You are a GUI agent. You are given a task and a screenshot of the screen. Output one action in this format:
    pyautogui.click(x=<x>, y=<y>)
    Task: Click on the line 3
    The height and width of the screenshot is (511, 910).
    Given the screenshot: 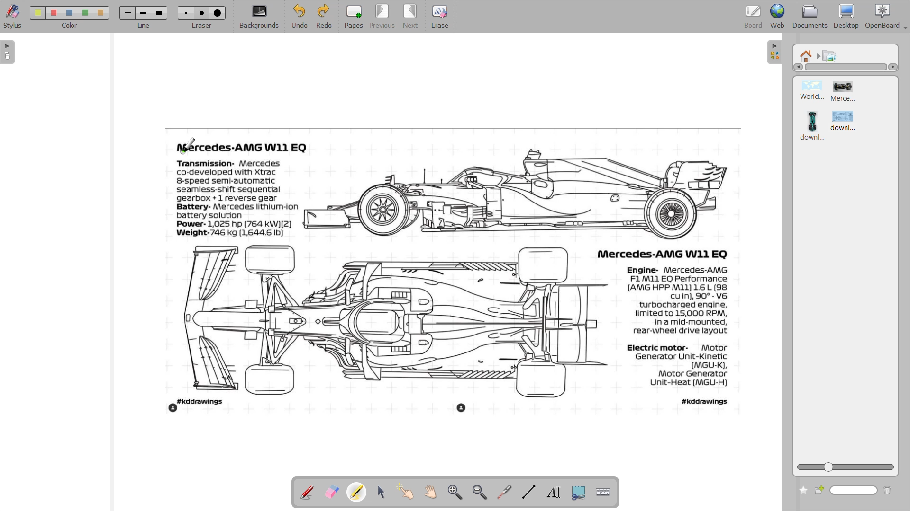 What is the action you would take?
    pyautogui.click(x=161, y=12)
    